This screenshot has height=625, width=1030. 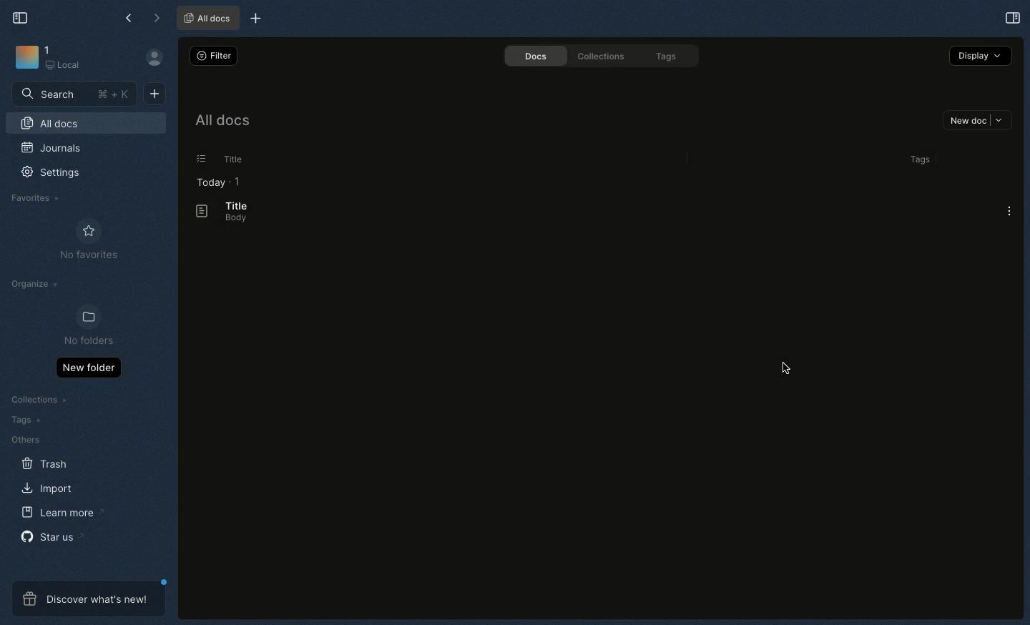 I want to click on Collections, so click(x=598, y=56).